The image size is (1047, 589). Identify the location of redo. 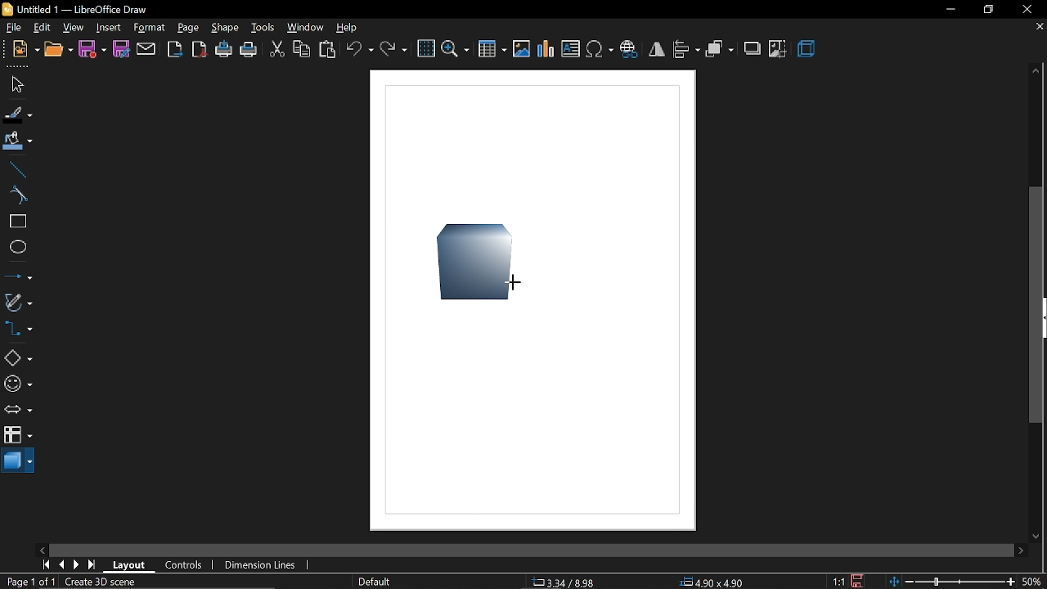
(393, 50).